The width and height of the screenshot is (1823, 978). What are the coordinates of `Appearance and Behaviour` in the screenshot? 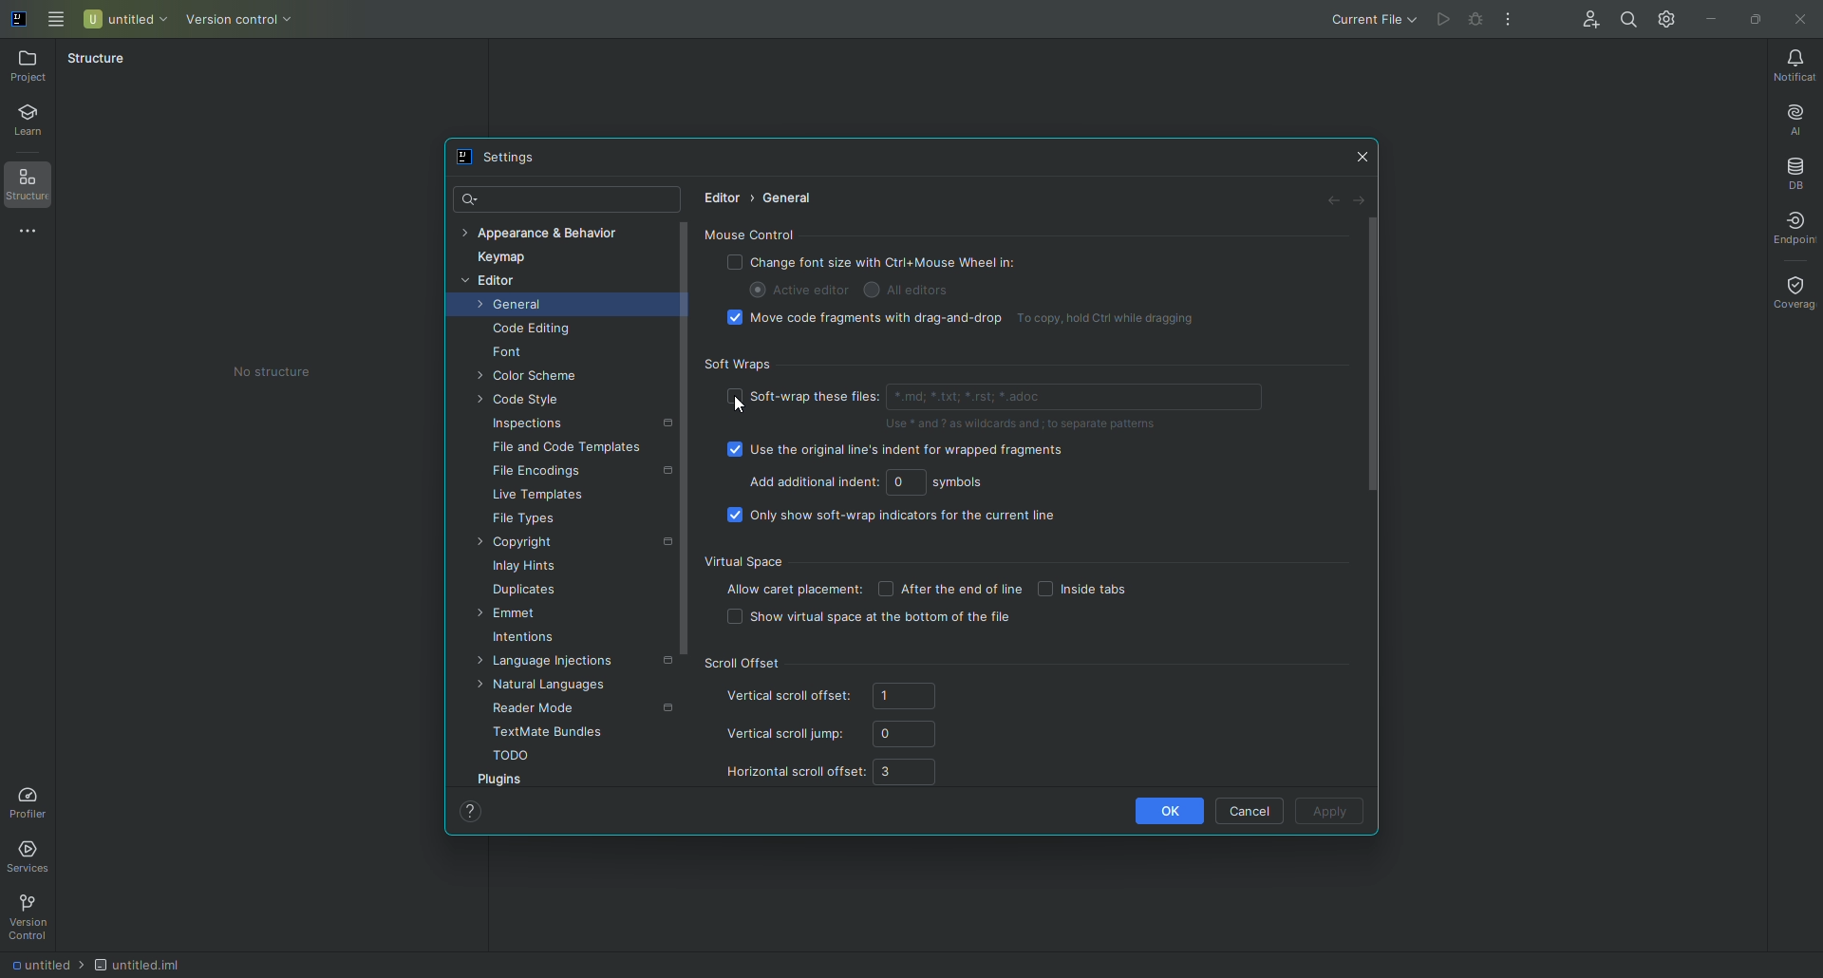 It's located at (549, 234).